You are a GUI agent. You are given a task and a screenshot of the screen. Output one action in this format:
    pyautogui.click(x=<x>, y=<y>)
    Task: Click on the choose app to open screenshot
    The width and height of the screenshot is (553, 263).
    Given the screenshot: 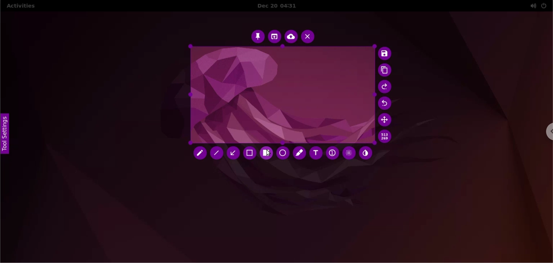 What is the action you would take?
    pyautogui.click(x=274, y=36)
    